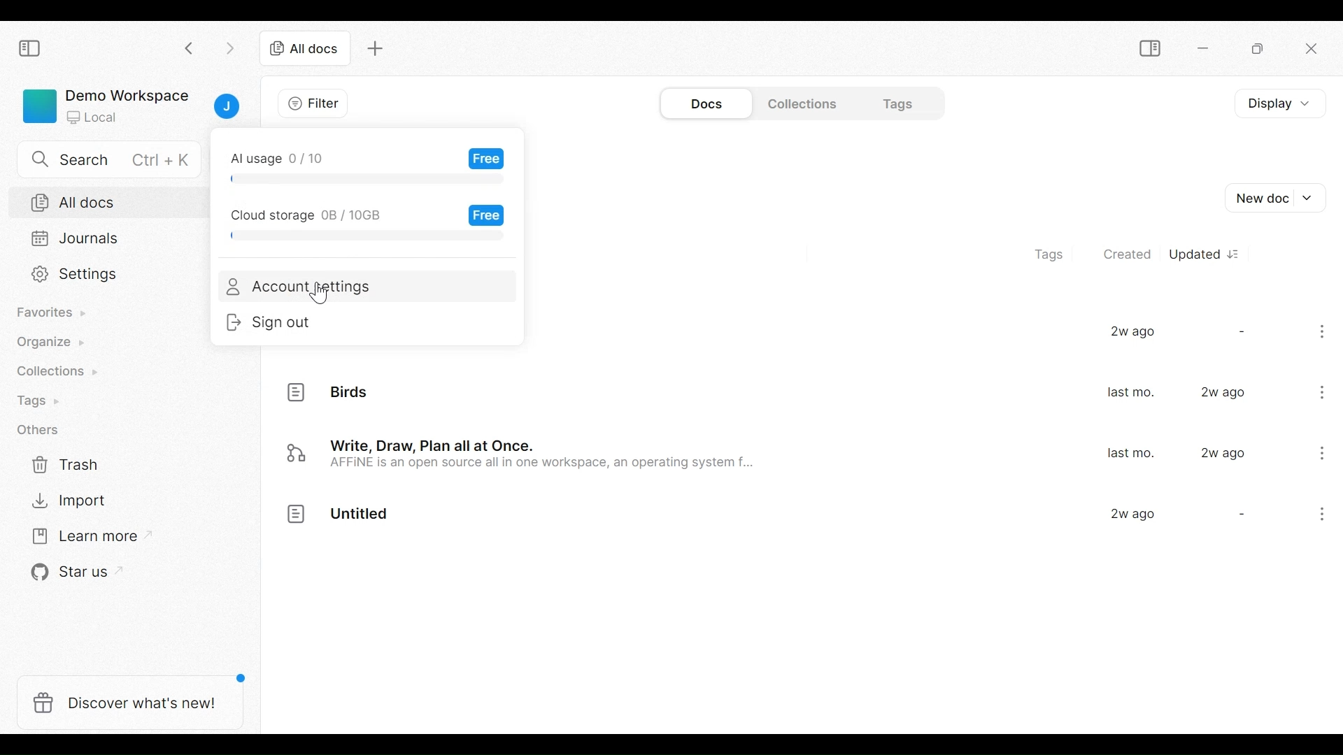 The width and height of the screenshot is (1343, 755). Describe the element at coordinates (438, 445) in the screenshot. I see `Write, Draw, Plan all at Once.` at that location.